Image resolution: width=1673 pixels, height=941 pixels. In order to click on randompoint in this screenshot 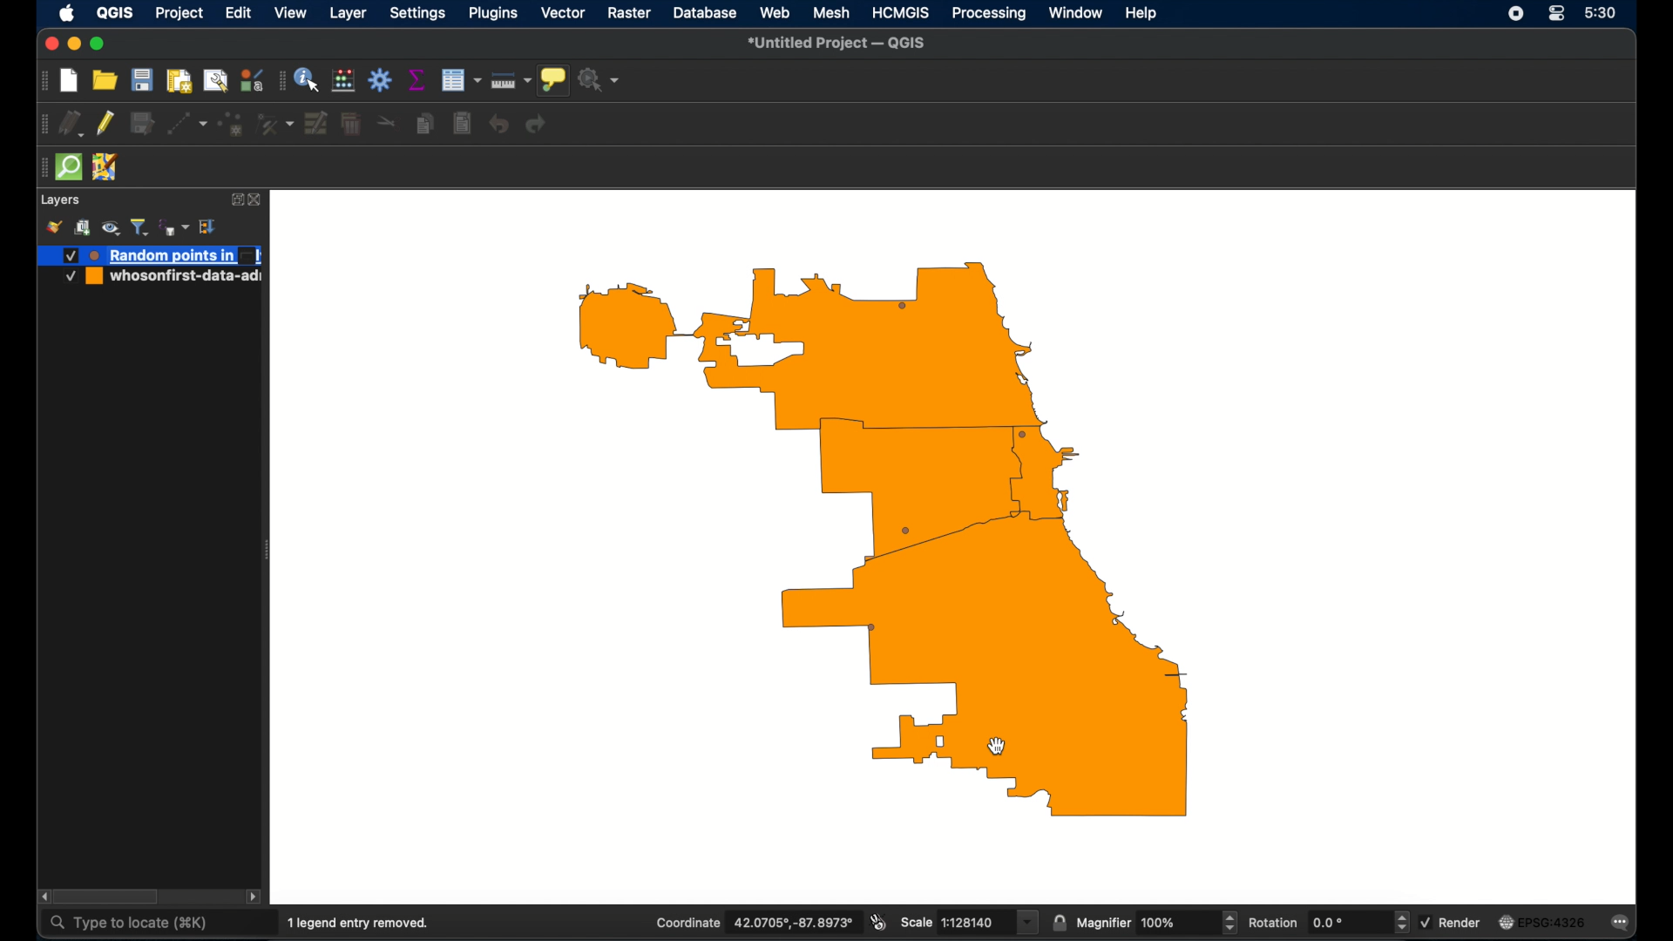, I will do `click(904, 306)`.